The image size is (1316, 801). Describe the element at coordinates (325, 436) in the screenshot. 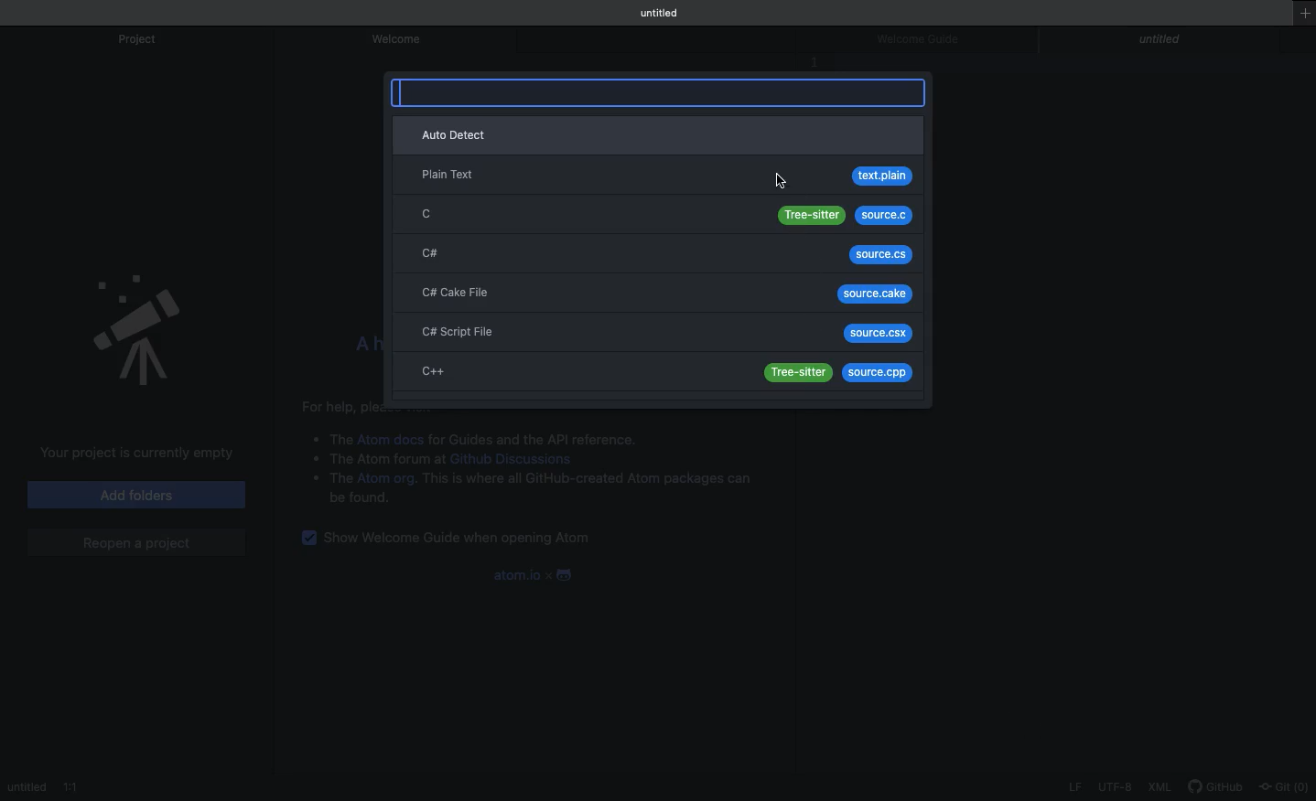

I see `list item` at that location.